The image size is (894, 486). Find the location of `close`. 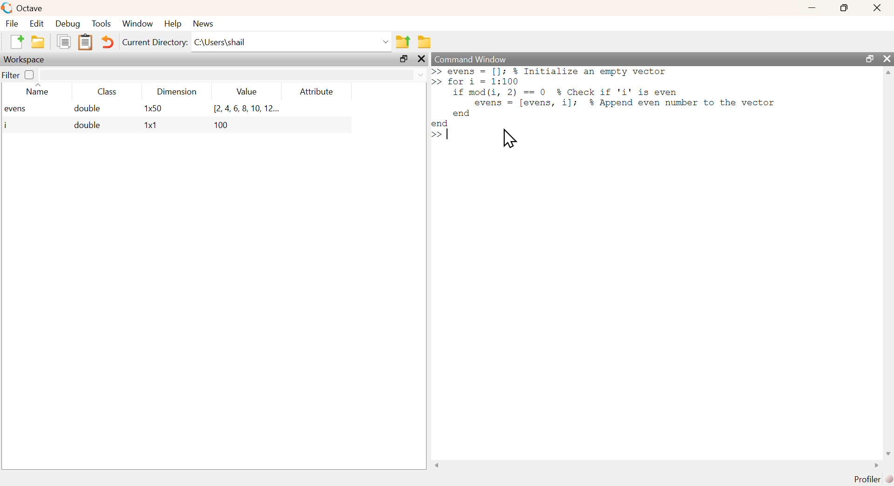

close is located at coordinates (887, 59).